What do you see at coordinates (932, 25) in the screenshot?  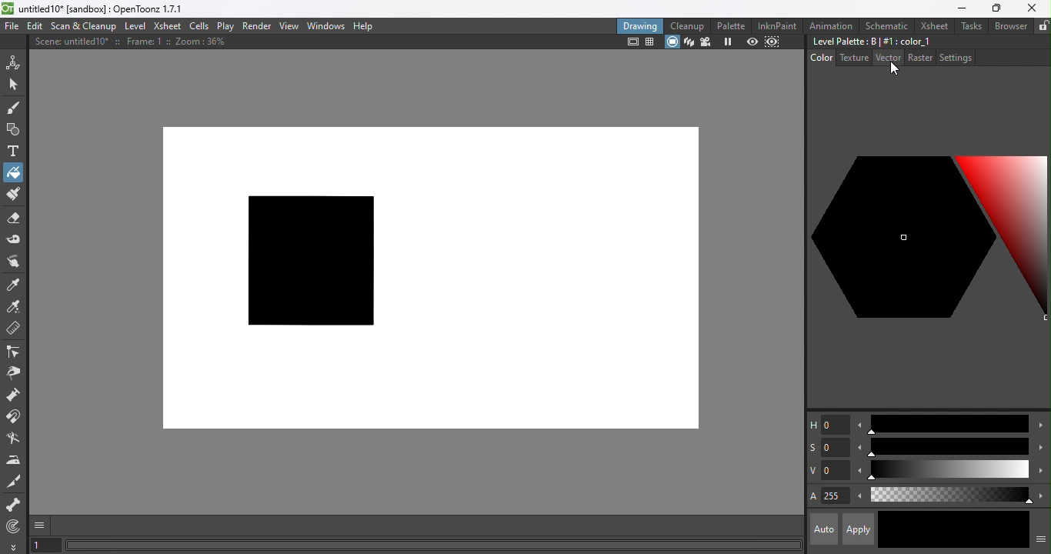 I see `Xsheet` at bounding box center [932, 25].